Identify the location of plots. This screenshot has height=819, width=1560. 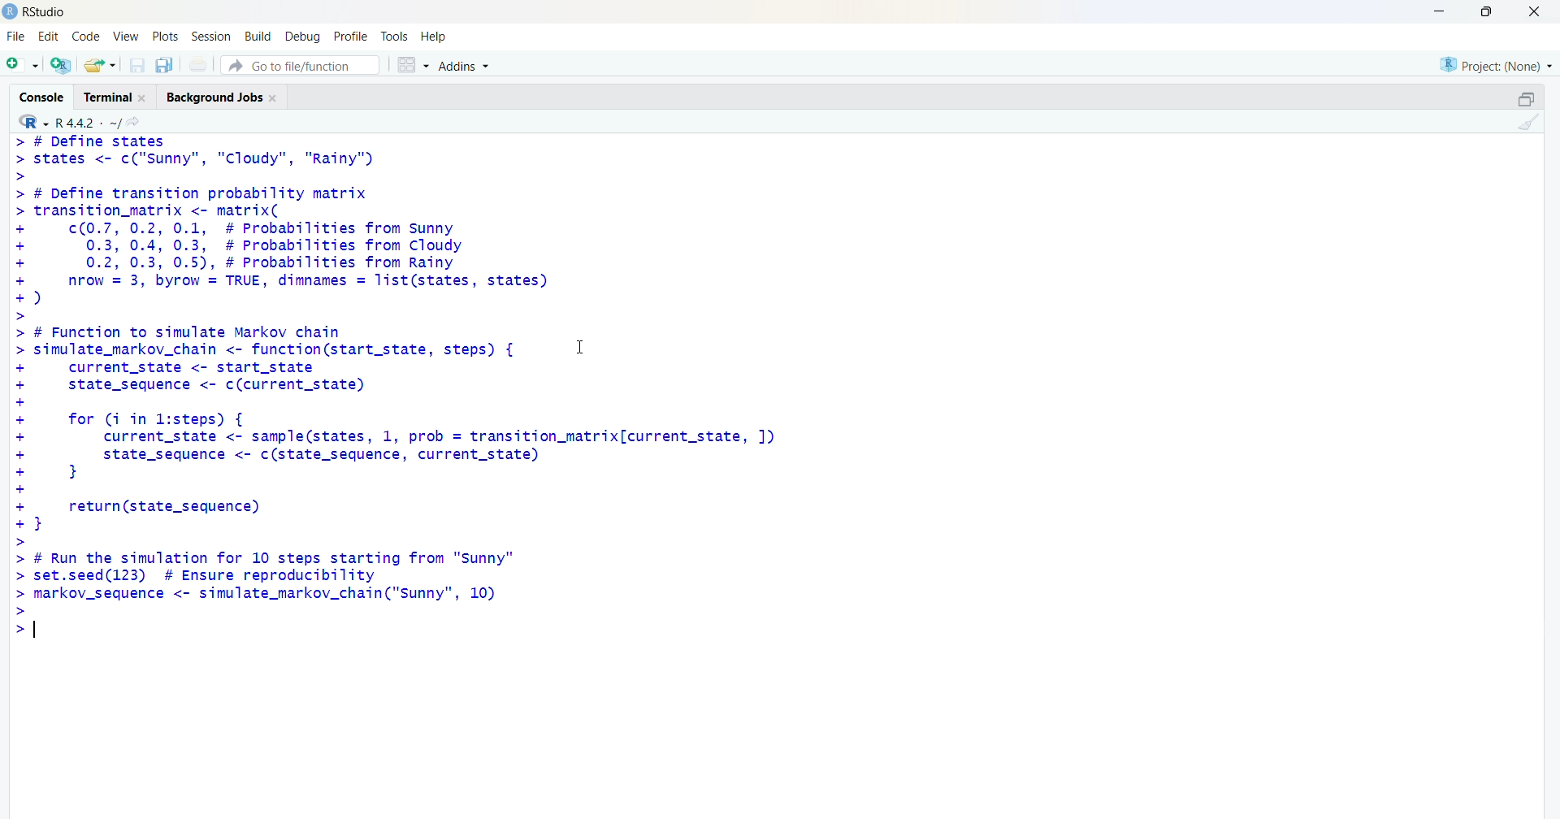
(167, 35).